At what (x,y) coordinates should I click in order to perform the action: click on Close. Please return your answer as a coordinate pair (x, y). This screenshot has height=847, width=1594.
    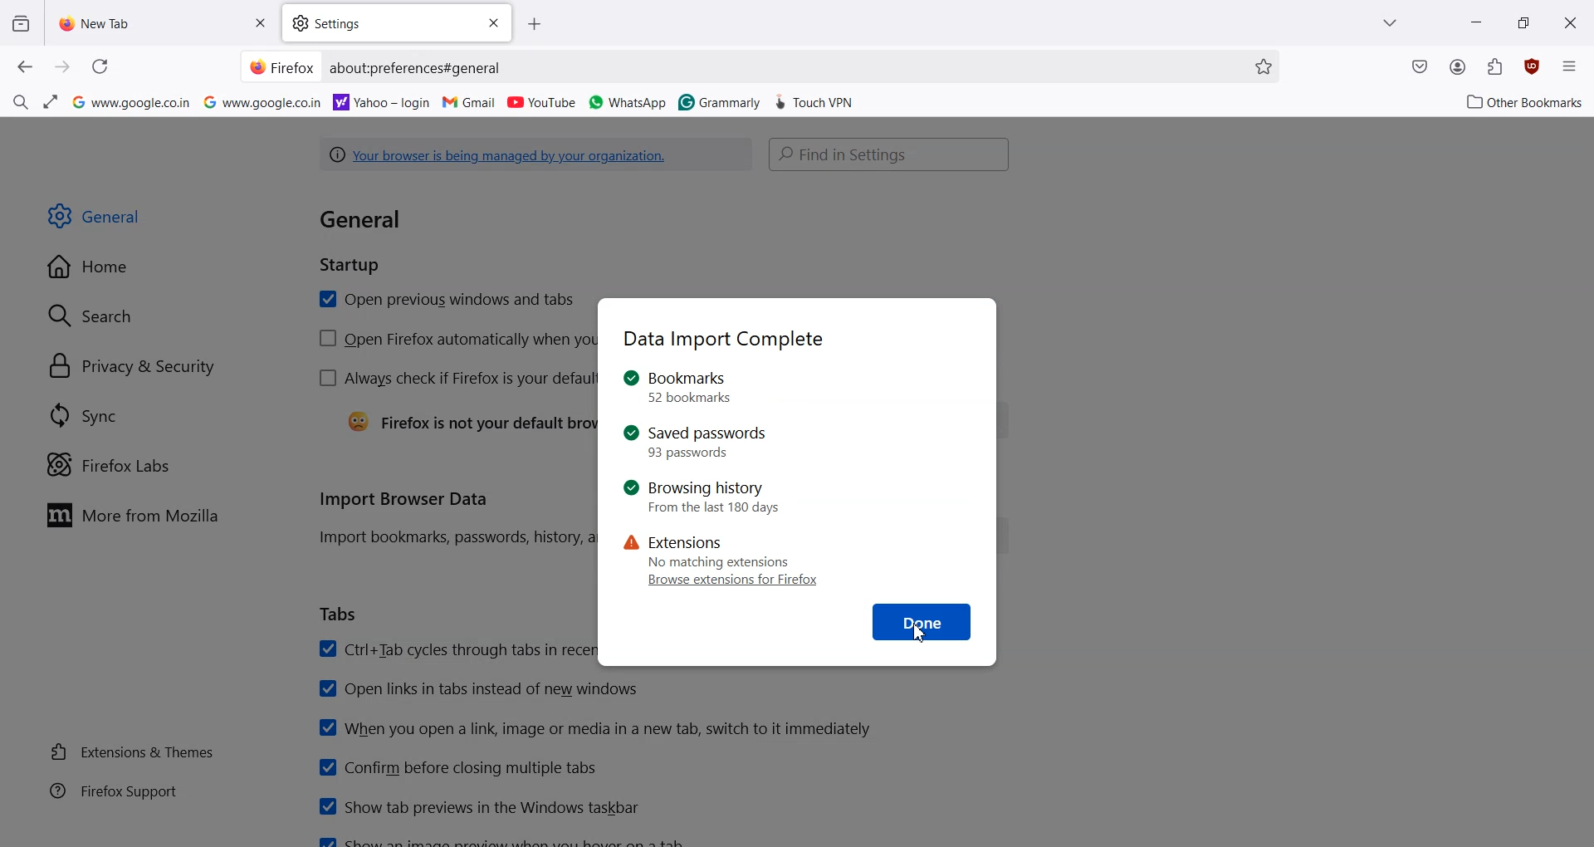
    Looking at the image, I should click on (491, 22).